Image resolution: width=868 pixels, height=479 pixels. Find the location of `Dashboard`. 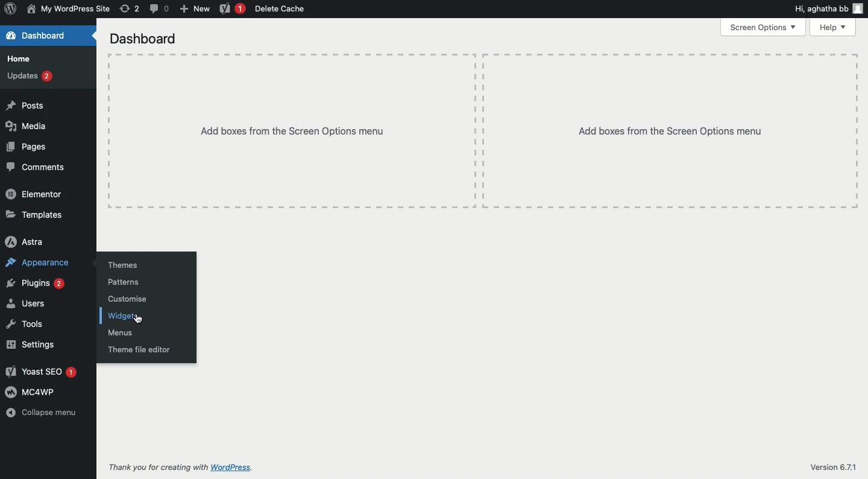

Dashboard is located at coordinates (40, 36).